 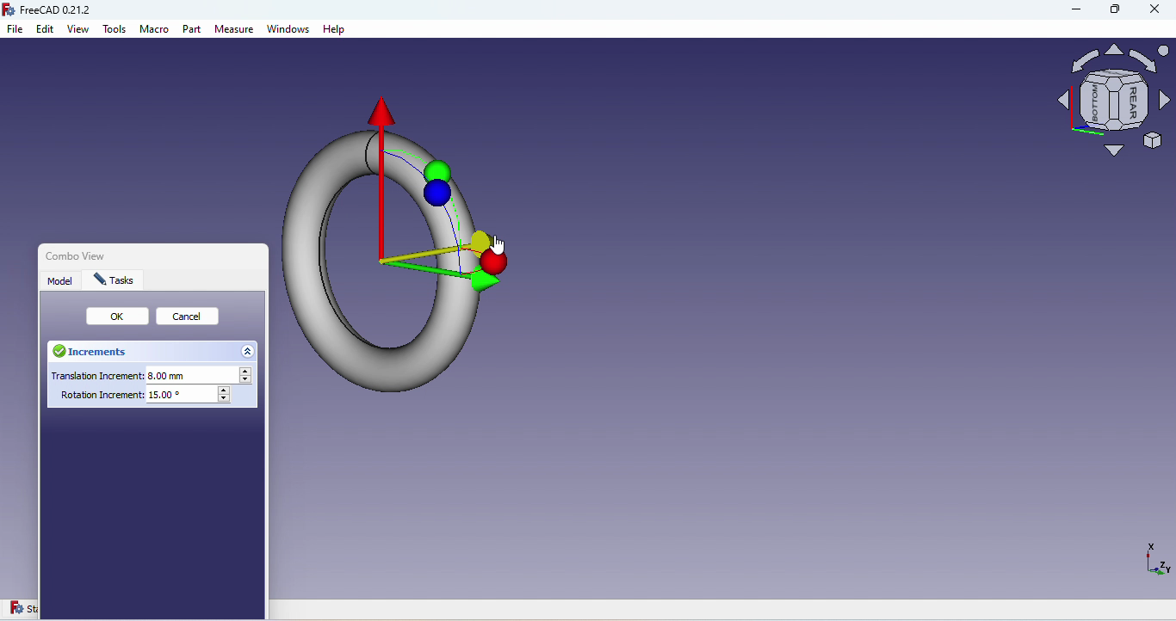 What do you see at coordinates (248, 372) in the screenshot?
I see `Increase translation increment` at bounding box center [248, 372].